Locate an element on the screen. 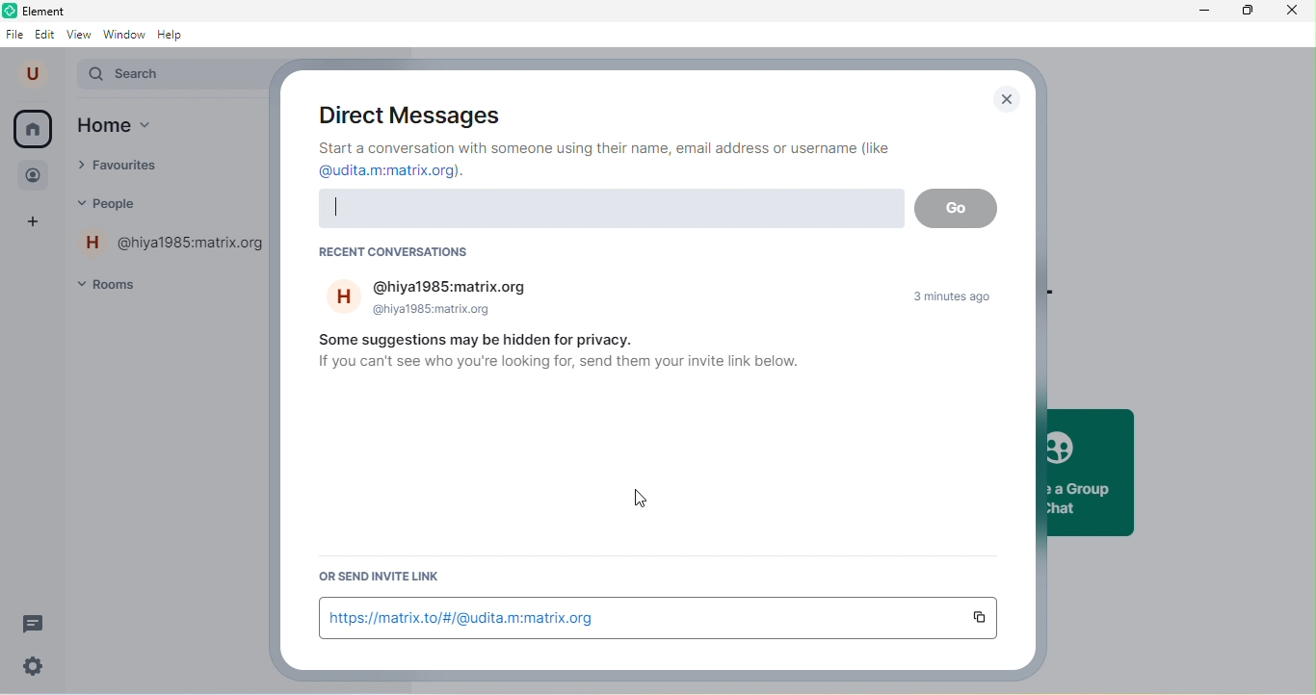 The image size is (1316, 695). minimize is located at coordinates (1195, 12).